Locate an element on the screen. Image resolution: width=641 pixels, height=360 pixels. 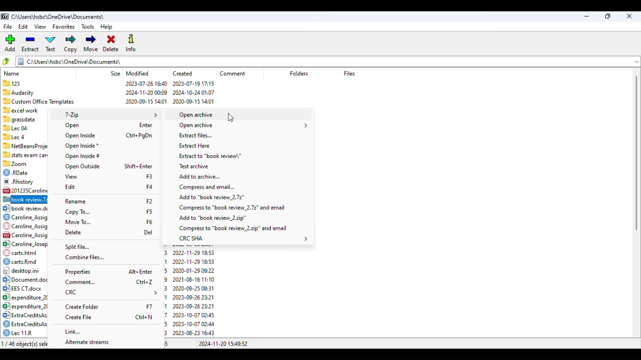
current folder is located at coordinates (329, 61).